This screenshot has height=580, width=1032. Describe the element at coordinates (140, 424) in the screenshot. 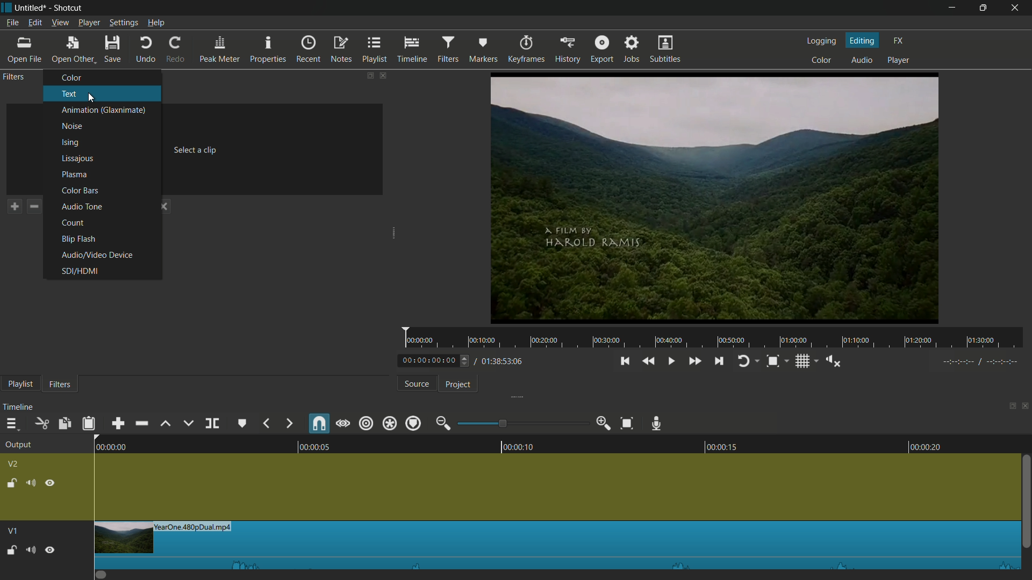

I see `ripple delete` at that location.